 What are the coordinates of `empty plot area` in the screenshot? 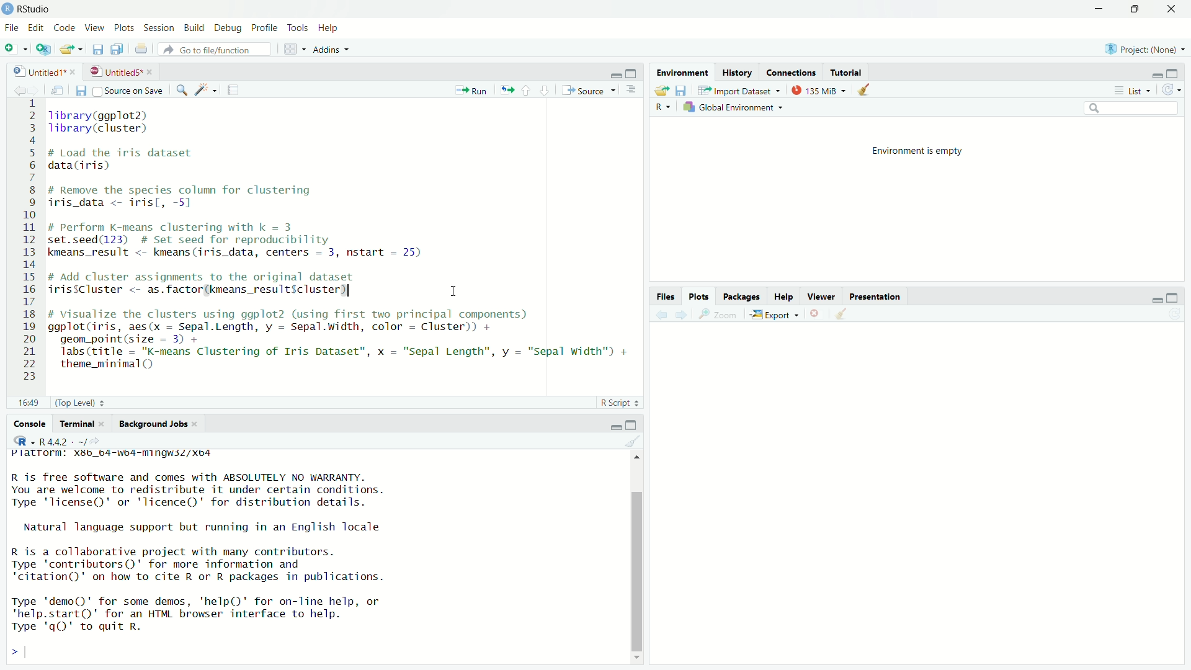 It's located at (921, 498).